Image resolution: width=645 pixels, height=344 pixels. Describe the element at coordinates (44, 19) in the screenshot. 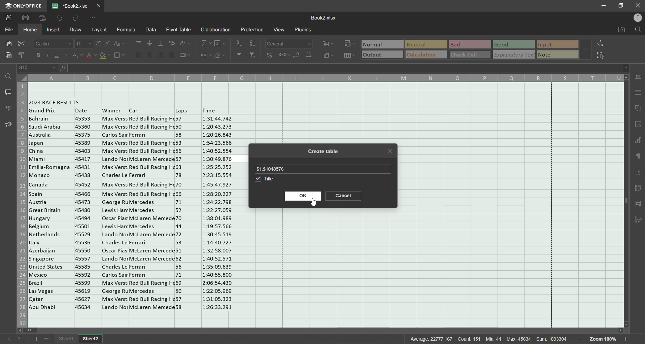

I see `quick print` at that location.